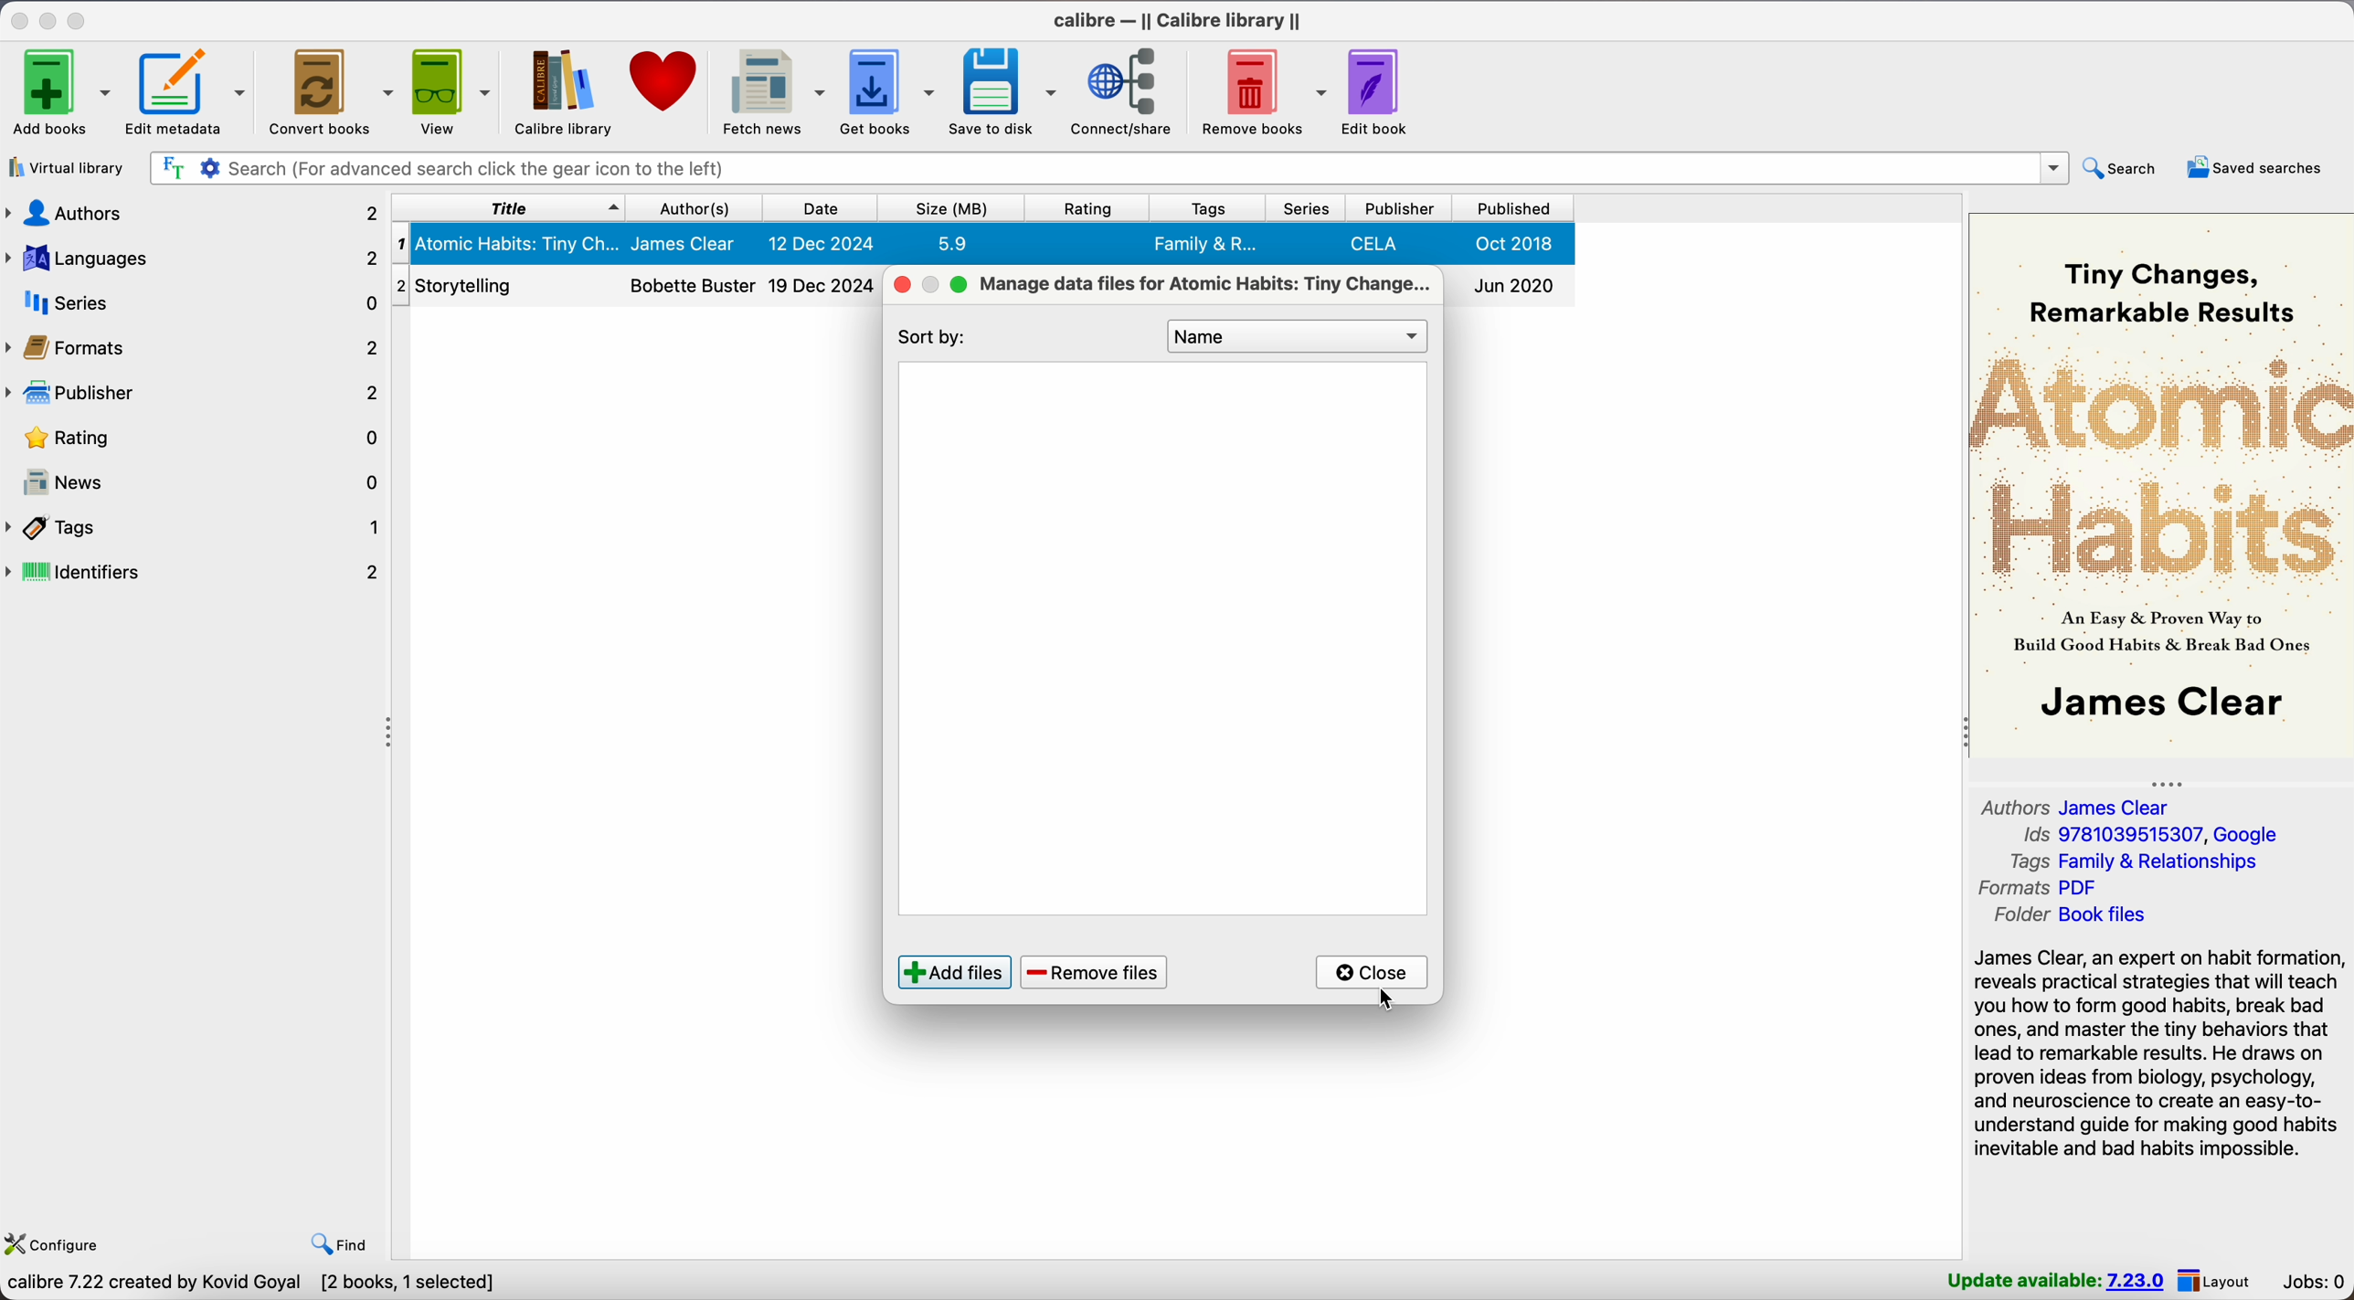  Describe the element at coordinates (952, 208) in the screenshot. I see `size` at that location.